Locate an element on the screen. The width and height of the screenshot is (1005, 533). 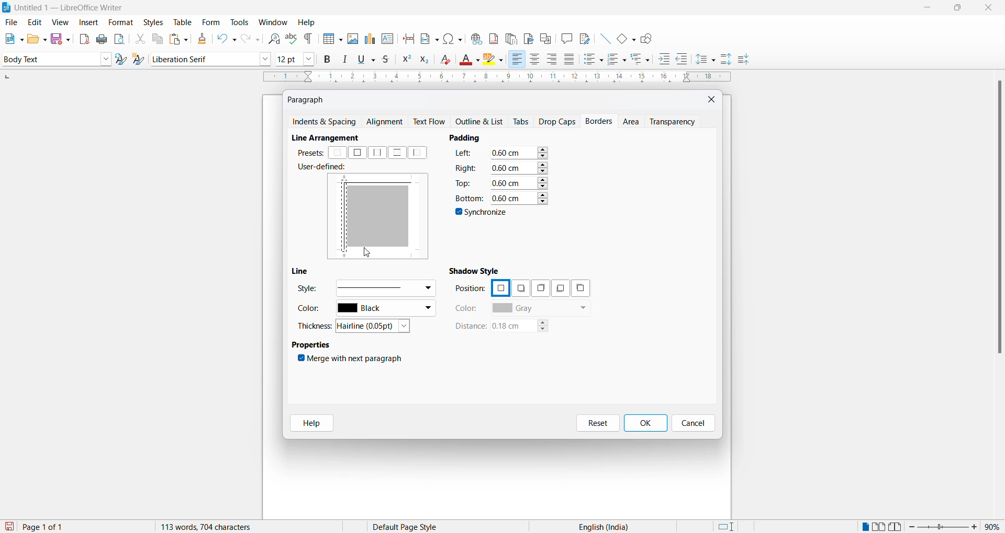
insert hyperlink is located at coordinates (475, 37).